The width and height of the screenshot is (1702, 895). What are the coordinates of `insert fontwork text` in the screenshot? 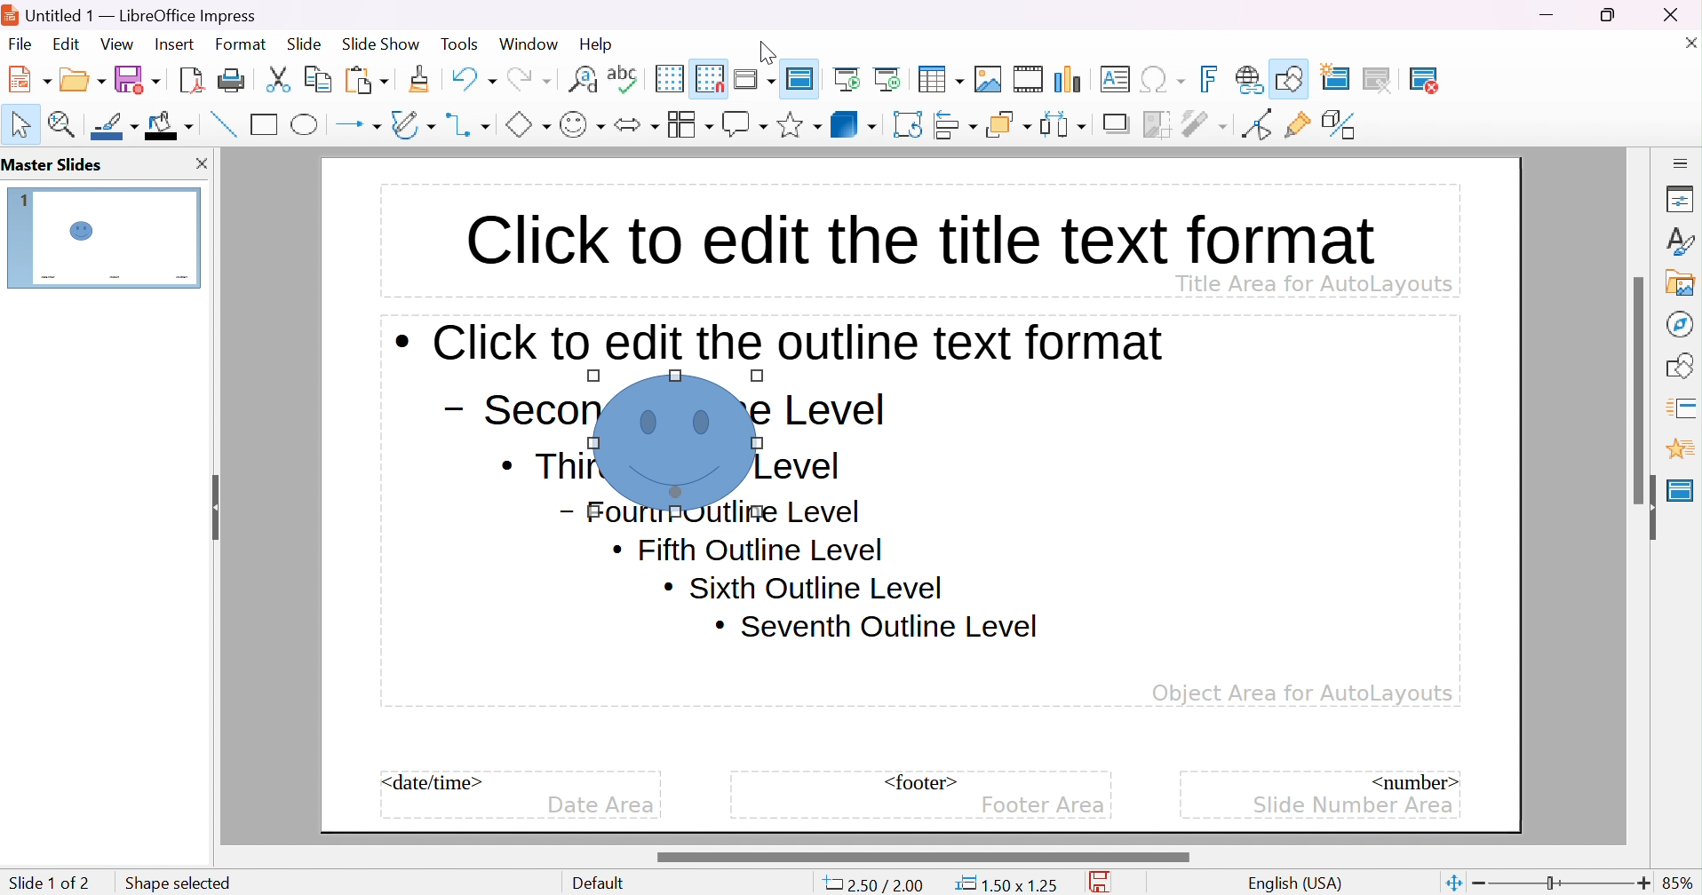 It's located at (1212, 79).